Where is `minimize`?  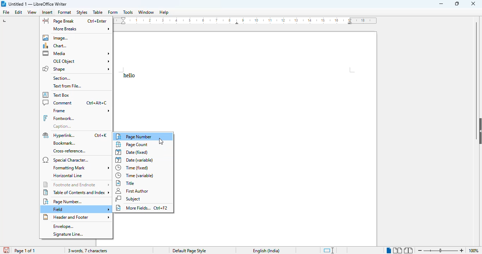 minimize is located at coordinates (441, 4).